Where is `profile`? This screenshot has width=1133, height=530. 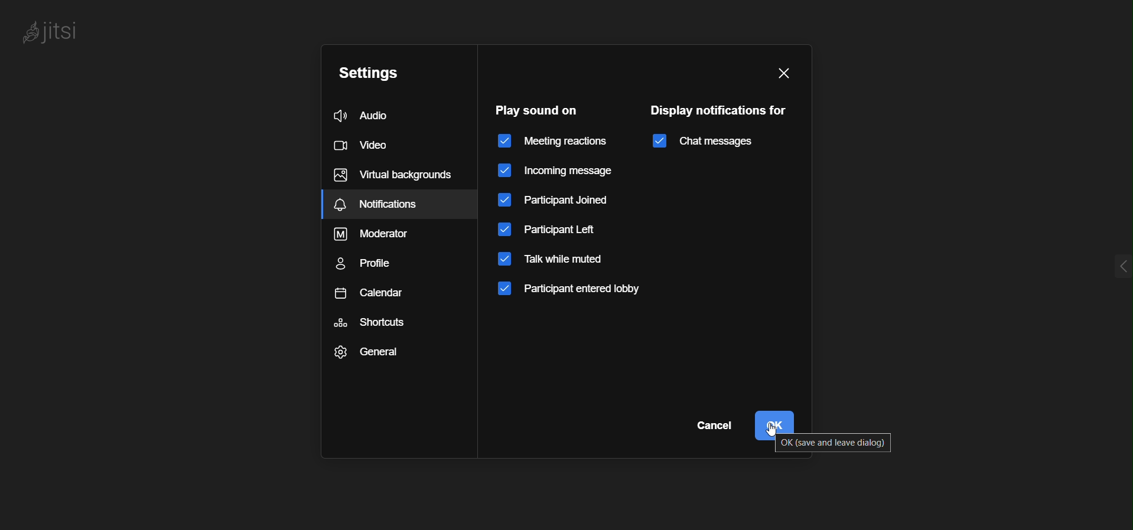
profile is located at coordinates (370, 264).